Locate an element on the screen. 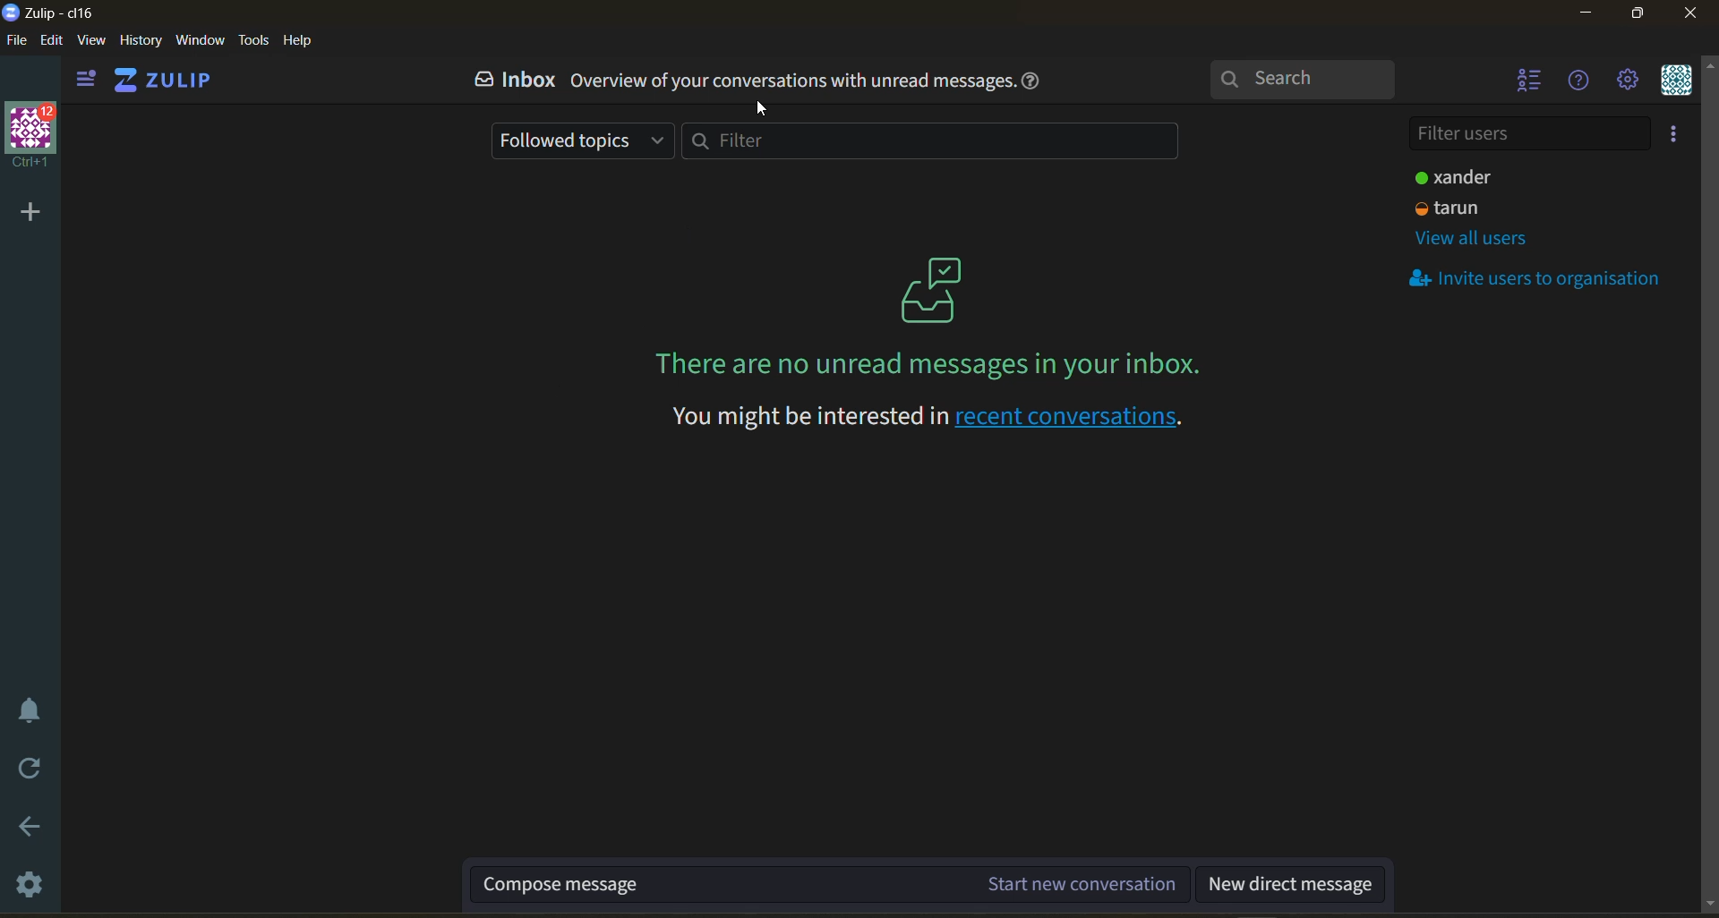 This screenshot has width=1719, height=918. help menu is located at coordinates (1589, 80).